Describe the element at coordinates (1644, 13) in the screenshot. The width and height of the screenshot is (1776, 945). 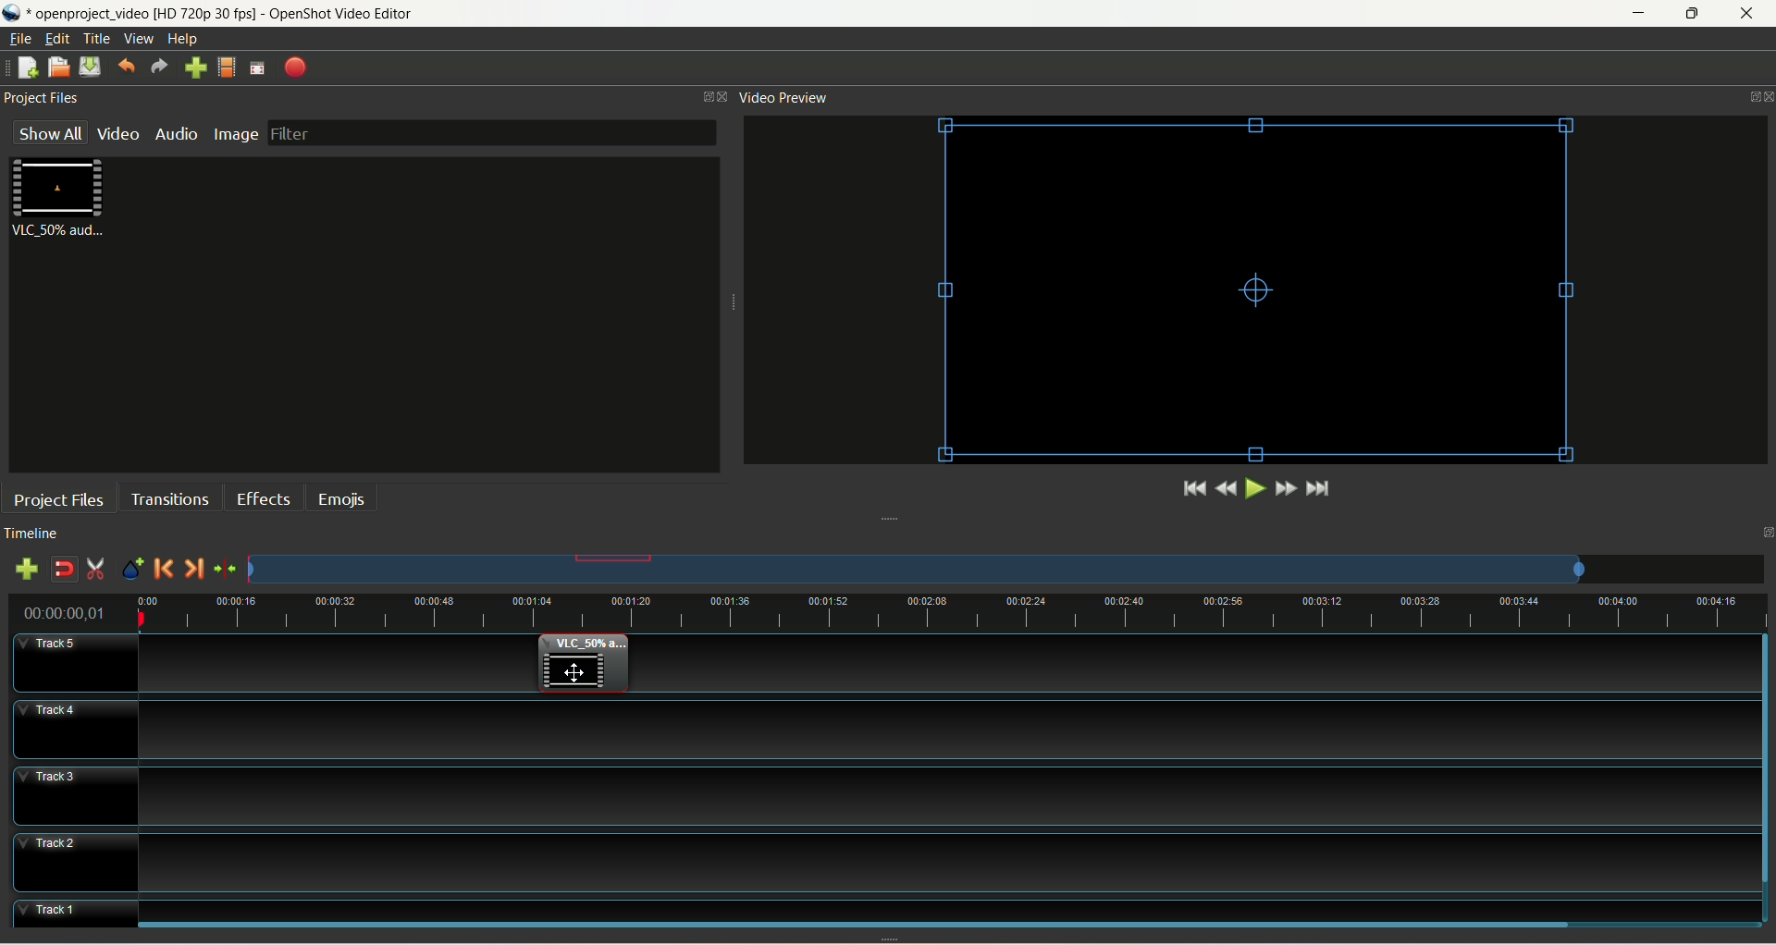
I see `minimize` at that location.